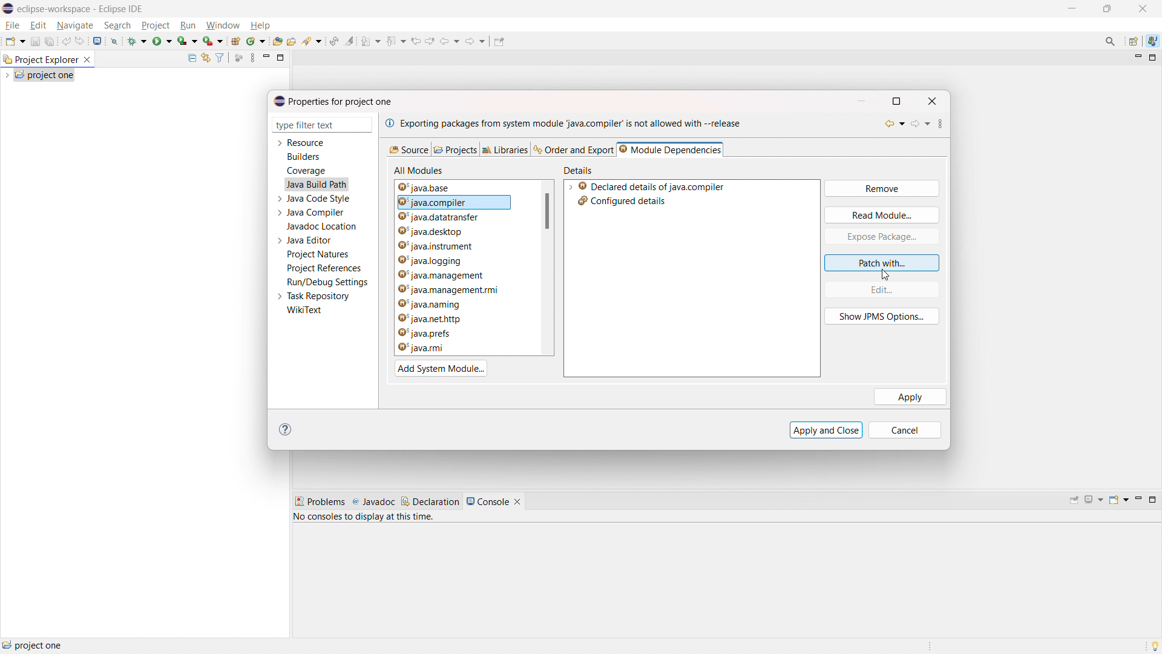 The height and width of the screenshot is (654, 1162). Describe the element at coordinates (910, 397) in the screenshot. I see `apply` at that location.